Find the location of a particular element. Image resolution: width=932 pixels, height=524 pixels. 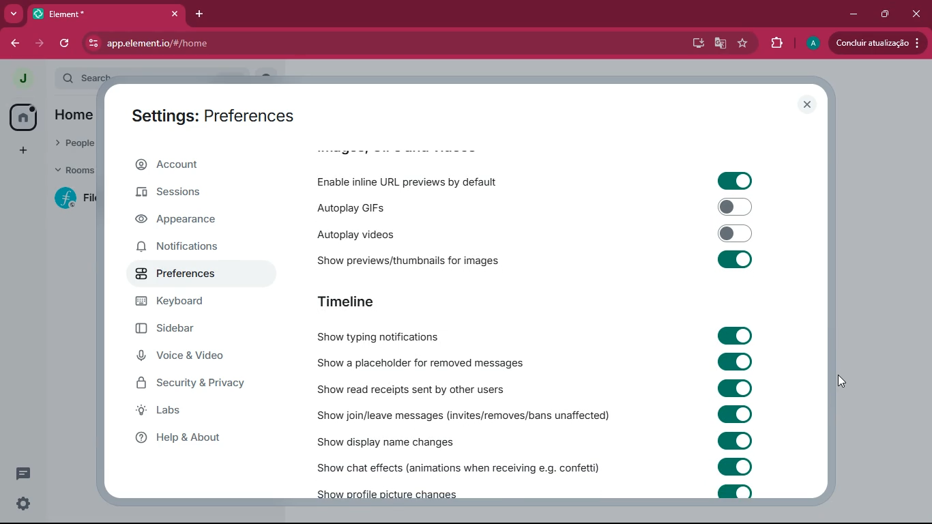

voice & video is located at coordinates (184, 358).